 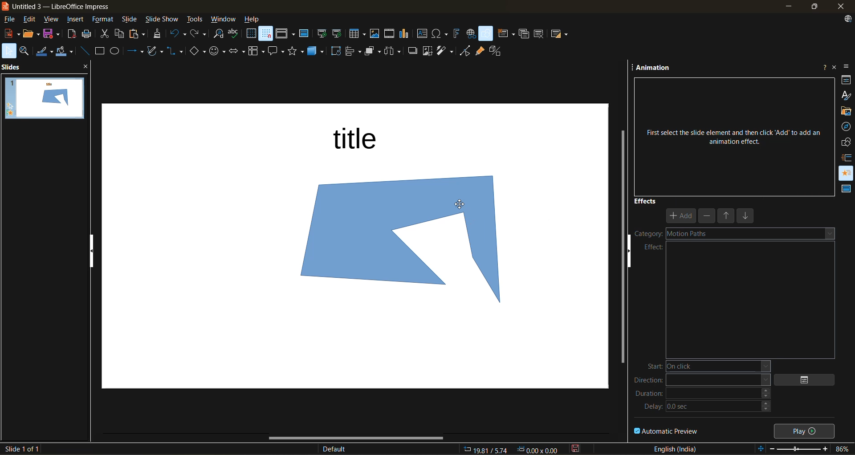 What do you see at coordinates (806, 380) in the screenshot?
I see `options` at bounding box center [806, 380].